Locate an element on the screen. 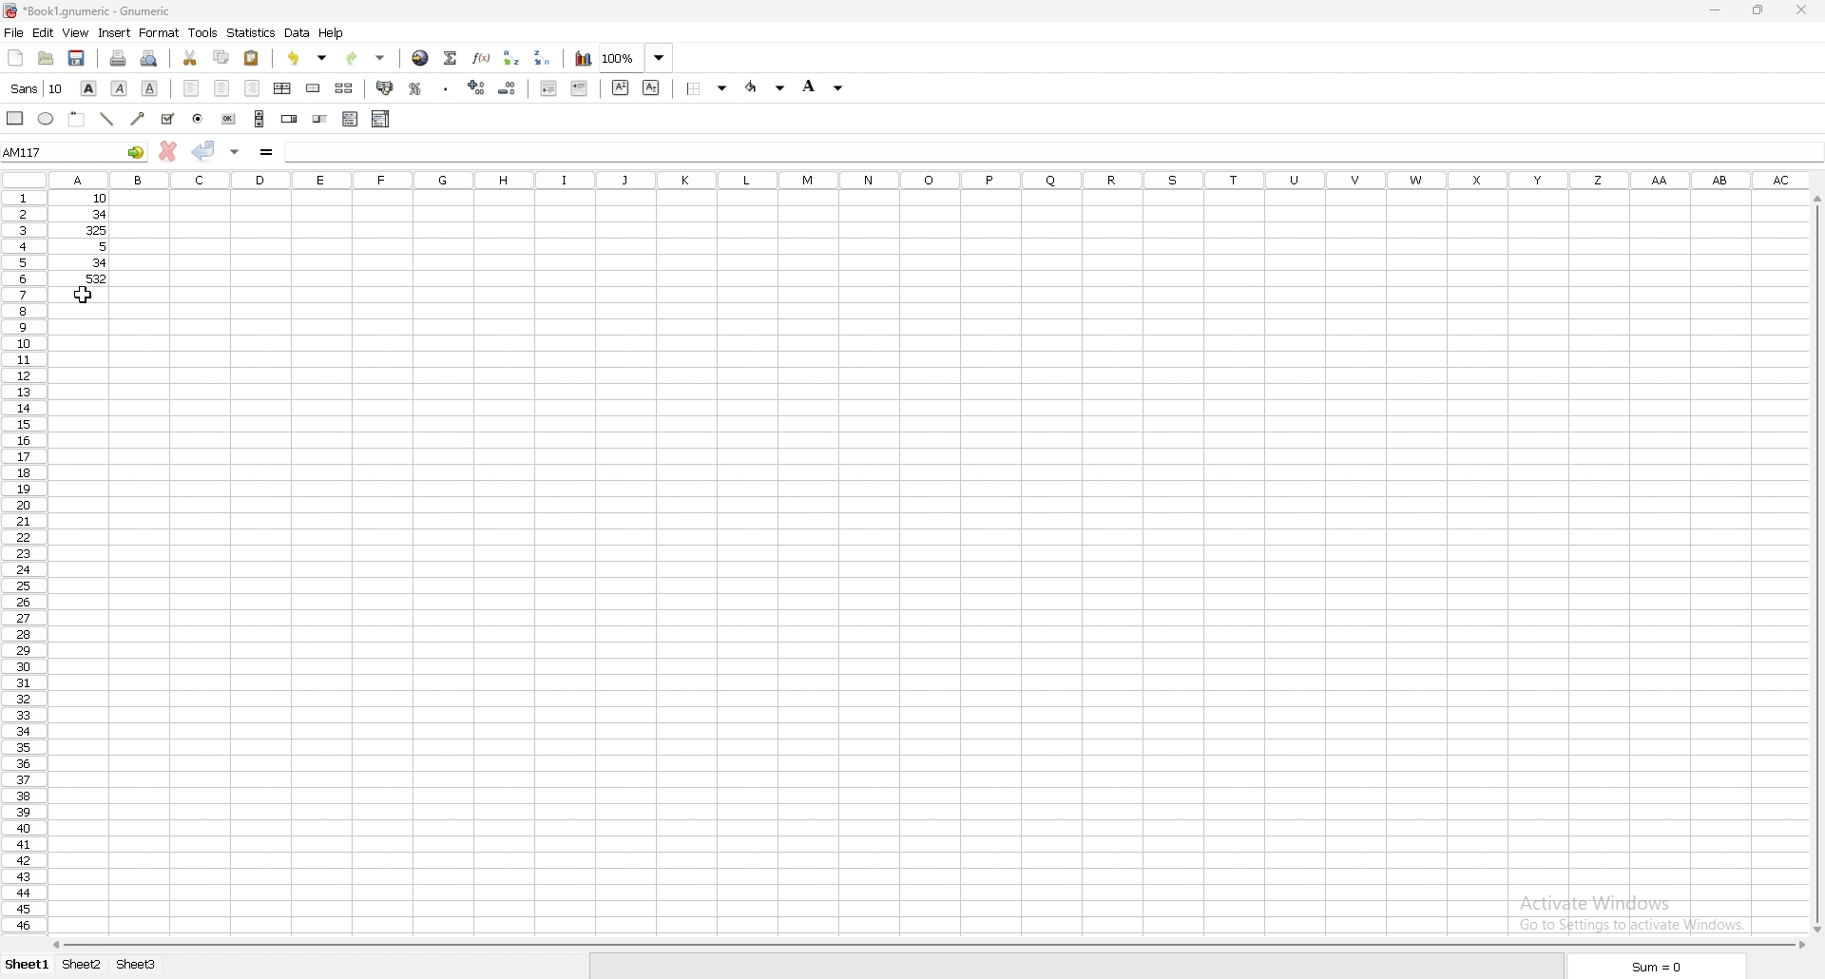 The height and width of the screenshot is (979, 1825). superscript is located at coordinates (620, 88).